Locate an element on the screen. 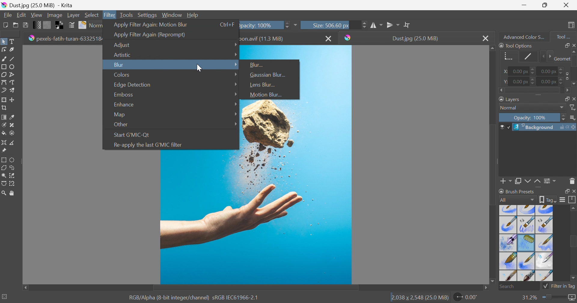 This screenshot has height=303, width=577. 31.2% is located at coordinates (529, 297).